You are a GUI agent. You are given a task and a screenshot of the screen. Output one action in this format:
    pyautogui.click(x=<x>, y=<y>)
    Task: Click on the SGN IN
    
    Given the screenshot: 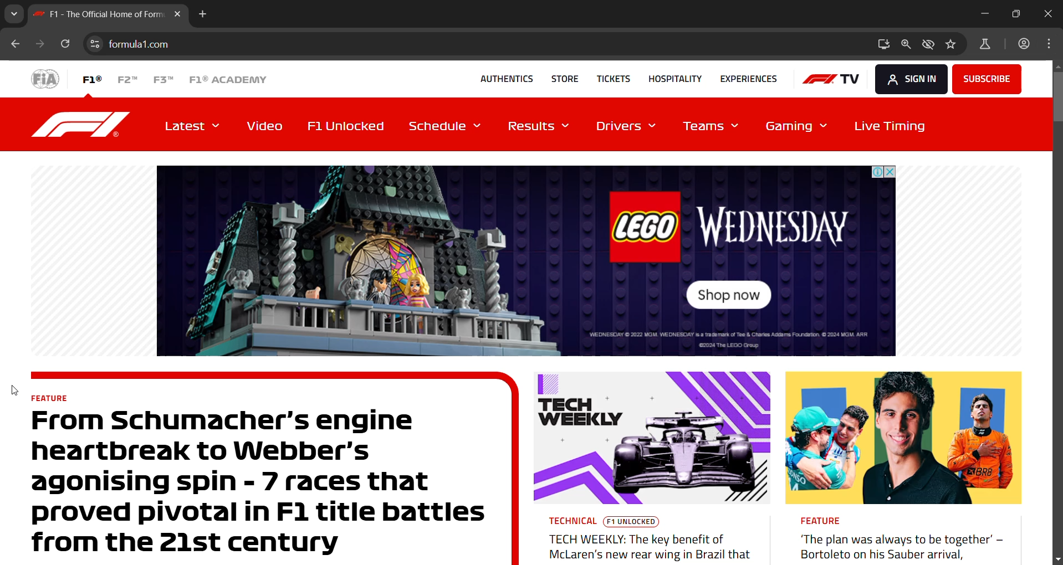 What is the action you would take?
    pyautogui.click(x=908, y=77)
    